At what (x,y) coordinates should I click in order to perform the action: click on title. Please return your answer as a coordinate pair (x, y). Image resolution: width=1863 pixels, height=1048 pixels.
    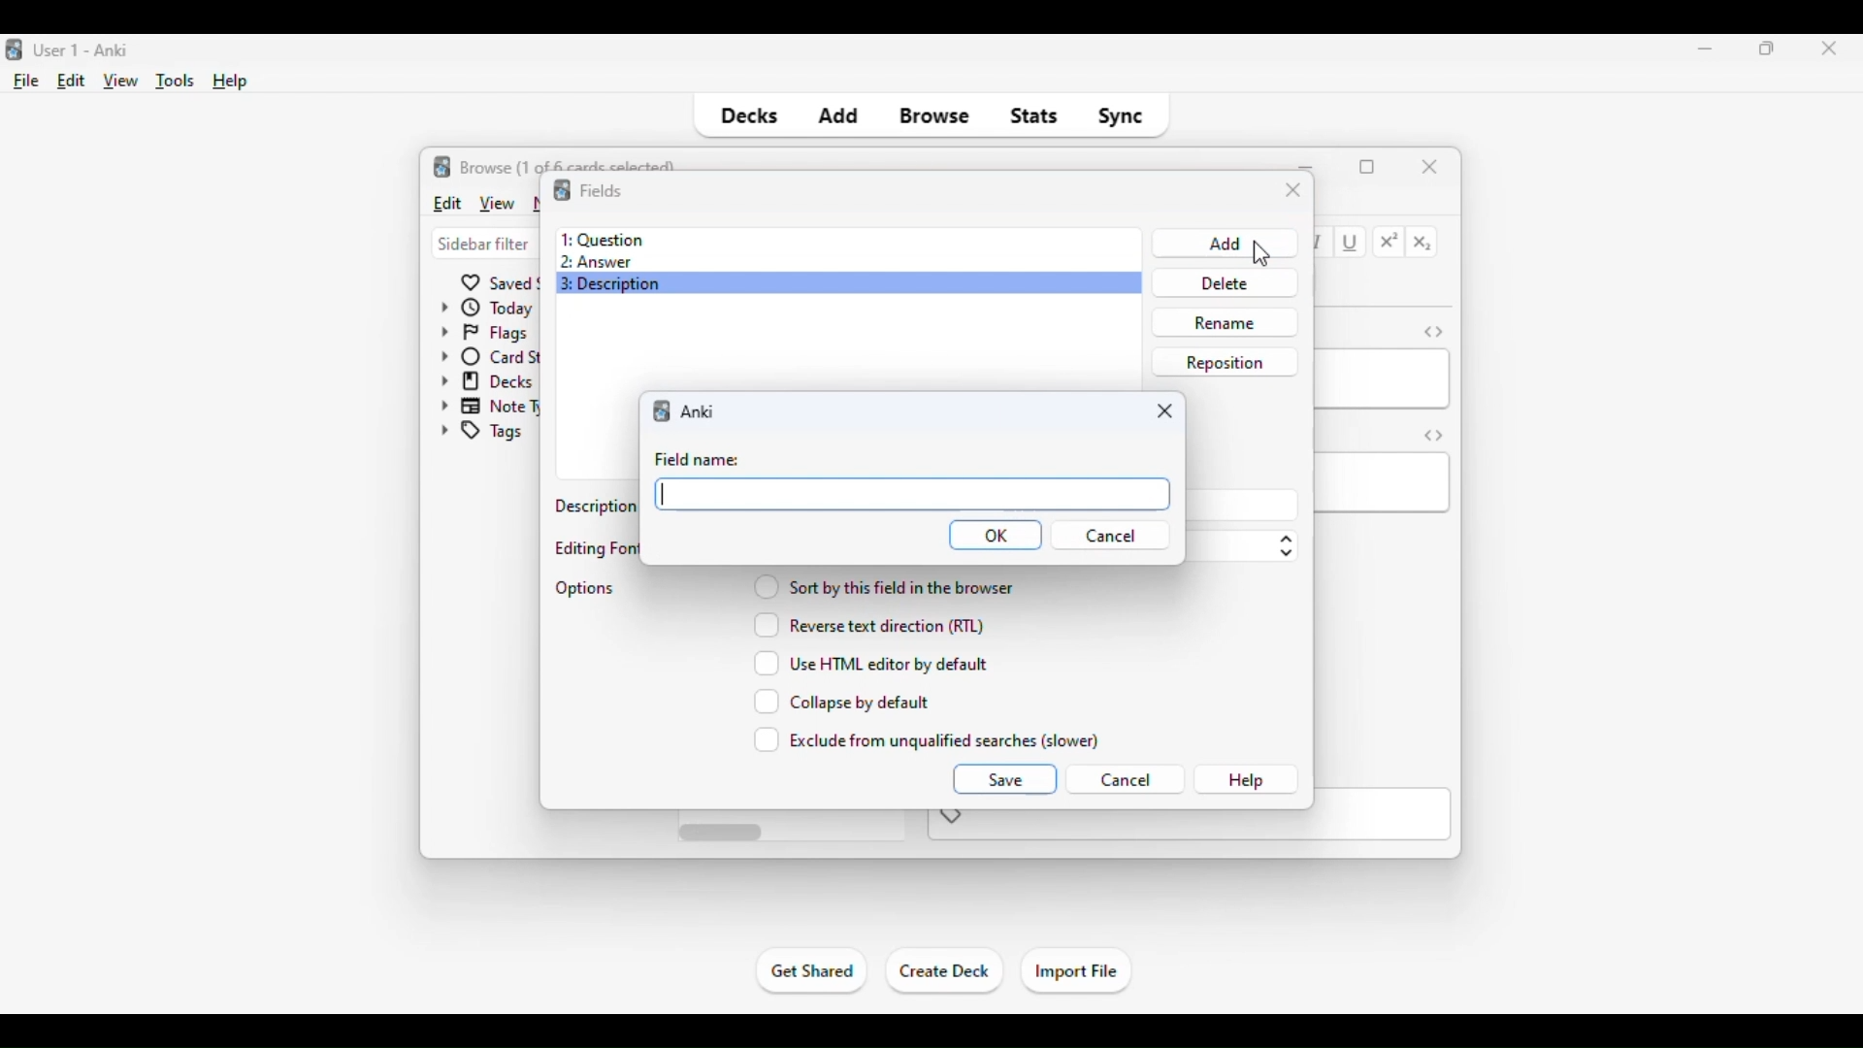
    Looking at the image, I should click on (83, 50).